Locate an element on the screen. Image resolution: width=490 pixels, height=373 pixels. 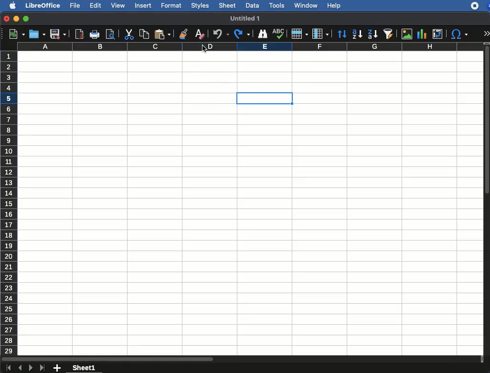
row is located at coordinates (299, 34).